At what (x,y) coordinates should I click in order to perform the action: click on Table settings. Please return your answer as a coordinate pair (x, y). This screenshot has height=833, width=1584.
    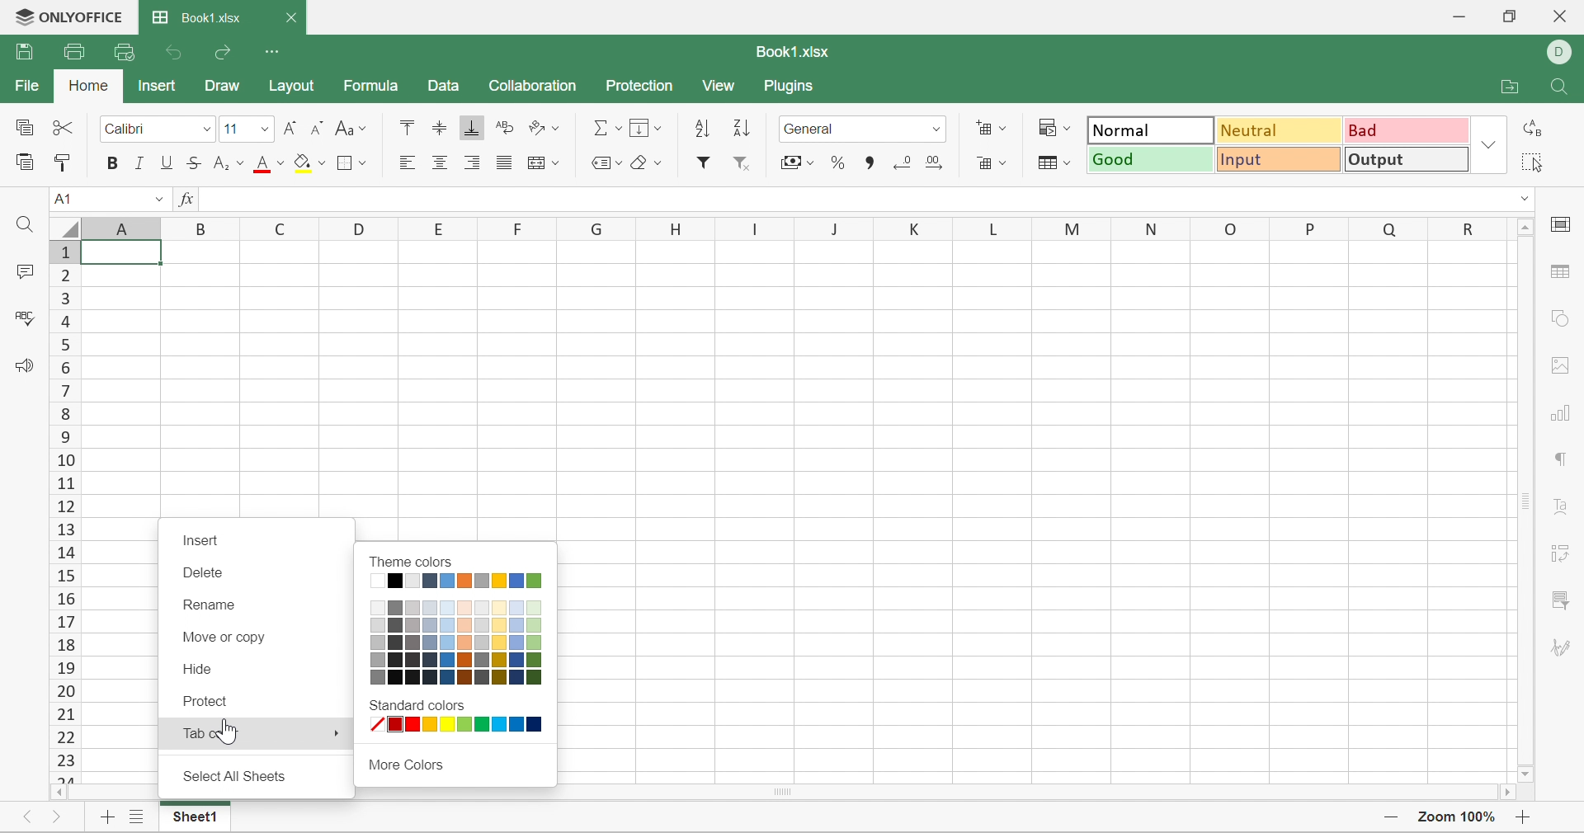
    Looking at the image, I should click on (1564, 273).